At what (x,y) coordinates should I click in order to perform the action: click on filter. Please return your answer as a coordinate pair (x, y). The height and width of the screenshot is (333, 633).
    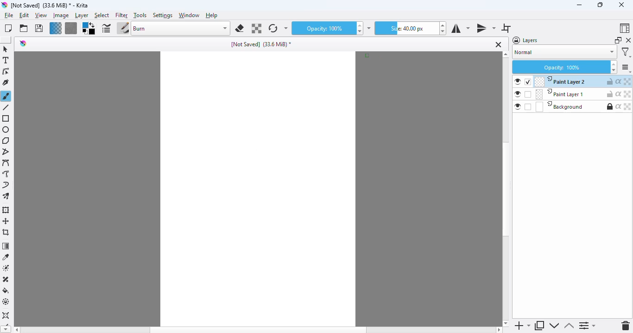
    Looking at the image, I should click on (626, 52).